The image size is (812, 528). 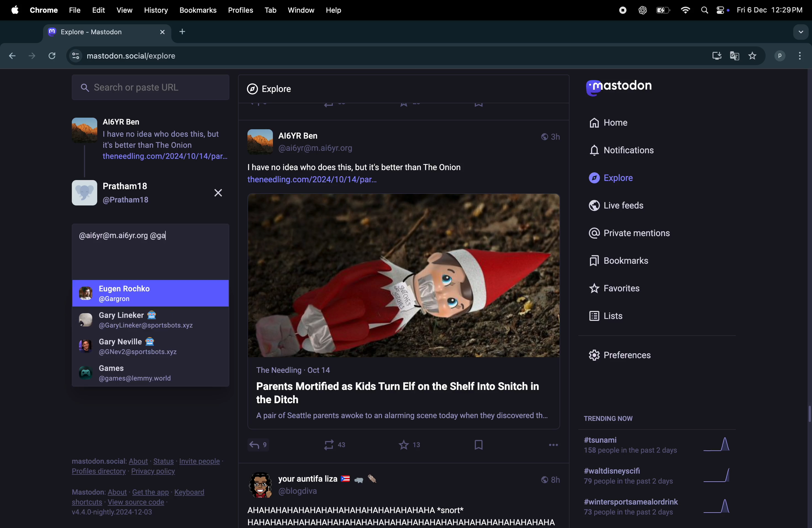 I want to click on #walt disney, so click(x=626, y=478).